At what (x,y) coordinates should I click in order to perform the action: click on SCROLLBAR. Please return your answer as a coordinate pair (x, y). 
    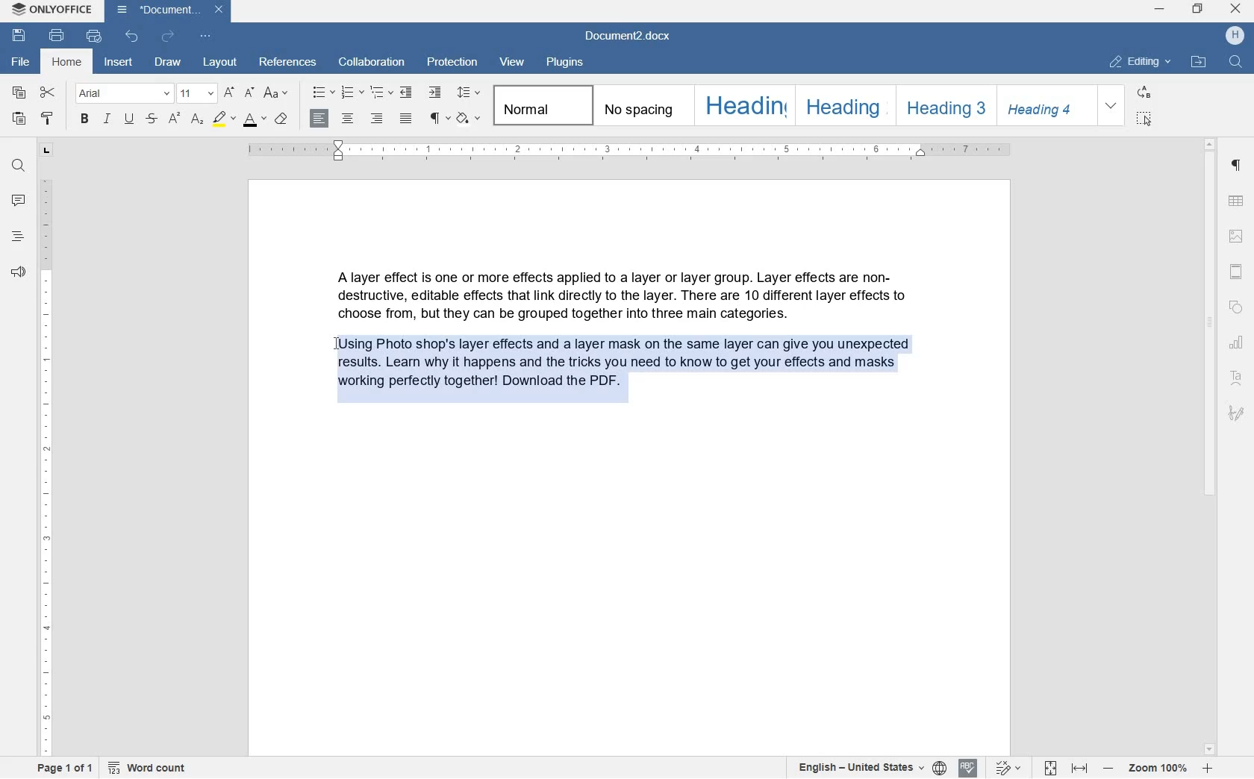
    Looking at the image, I should click on (1210, 447).